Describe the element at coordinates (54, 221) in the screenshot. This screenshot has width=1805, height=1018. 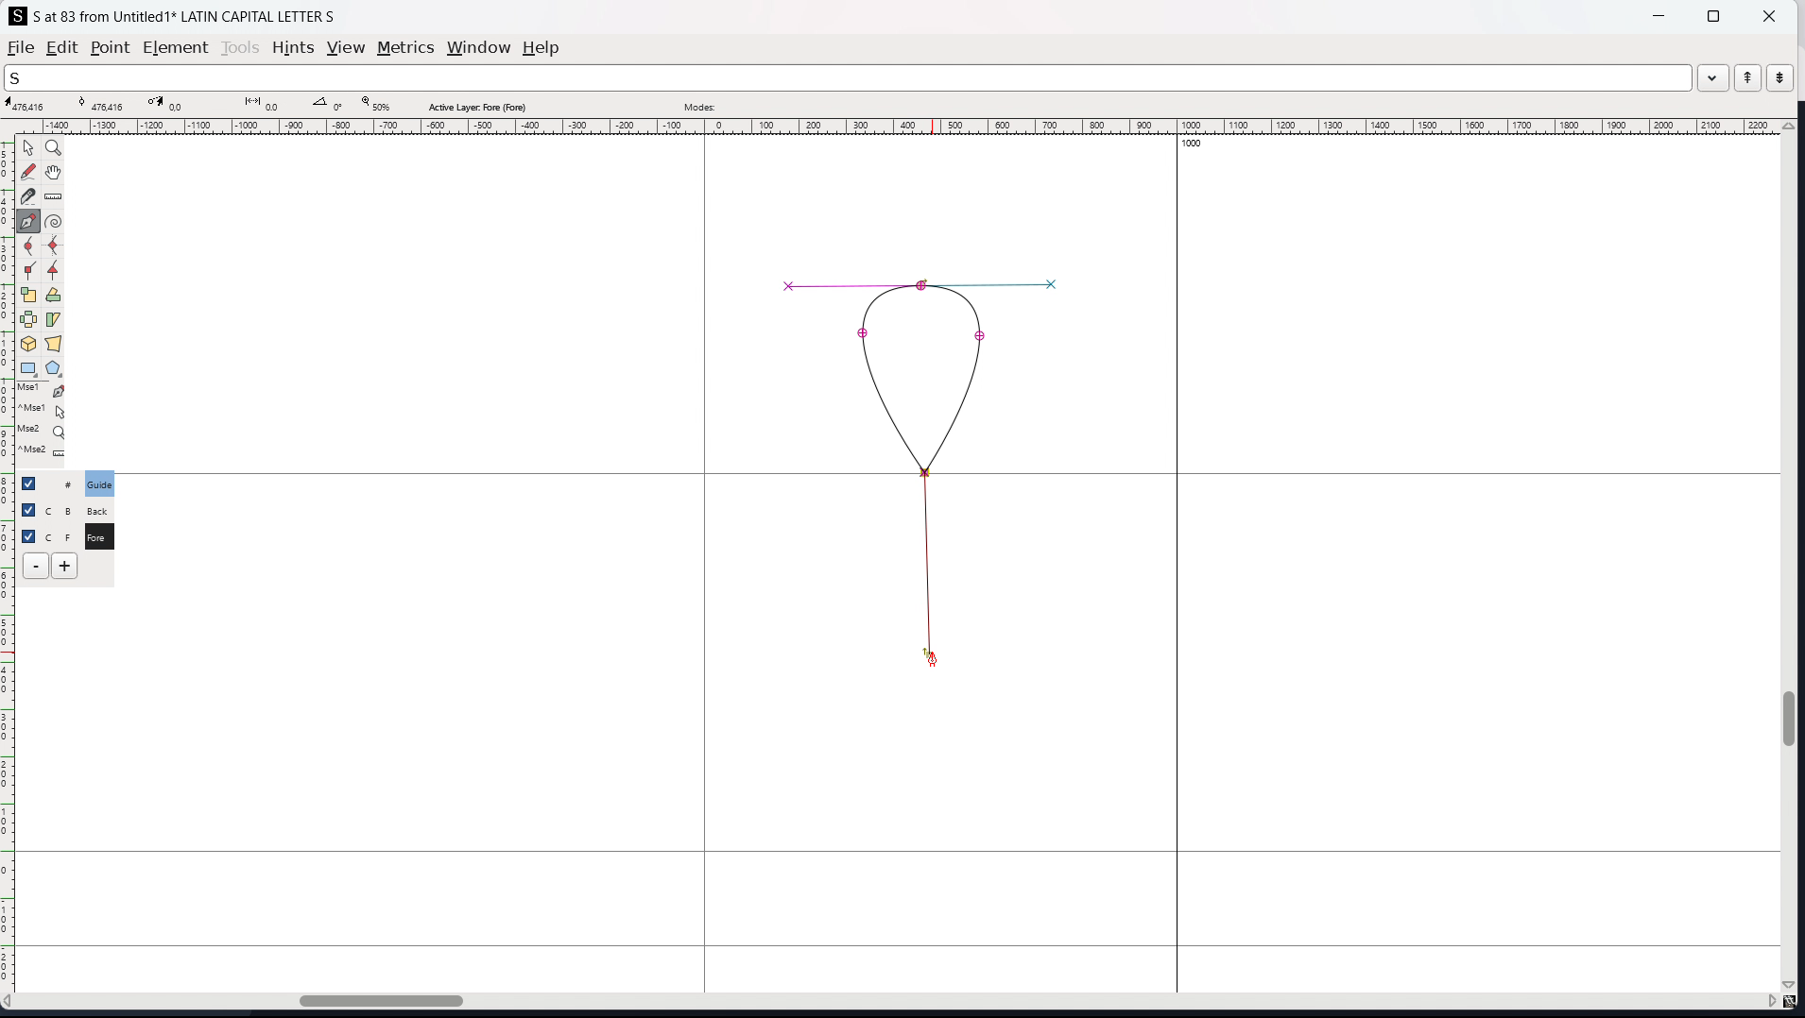
I see `toggle spiro` at that location.